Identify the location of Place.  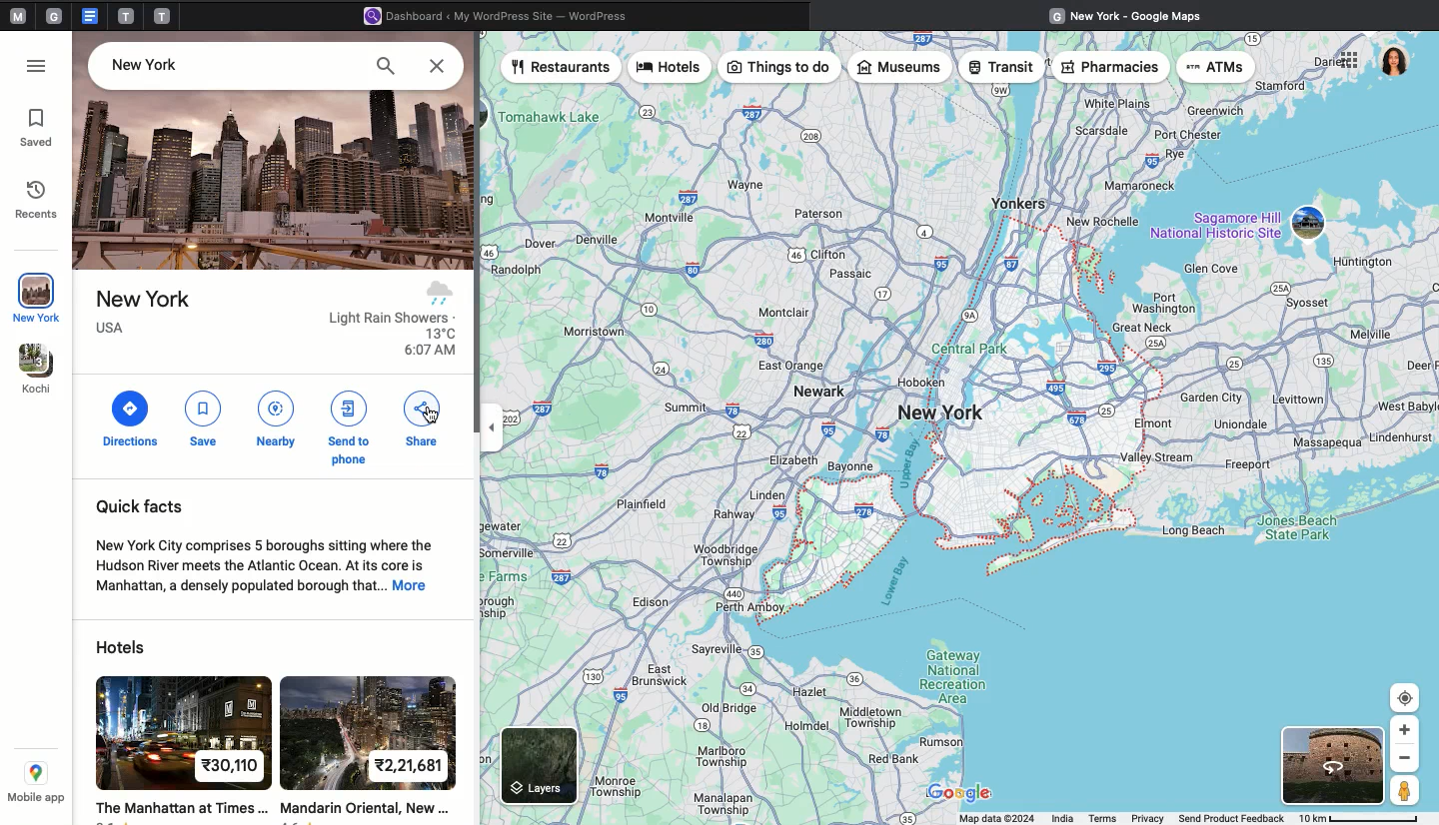
(278, 328).